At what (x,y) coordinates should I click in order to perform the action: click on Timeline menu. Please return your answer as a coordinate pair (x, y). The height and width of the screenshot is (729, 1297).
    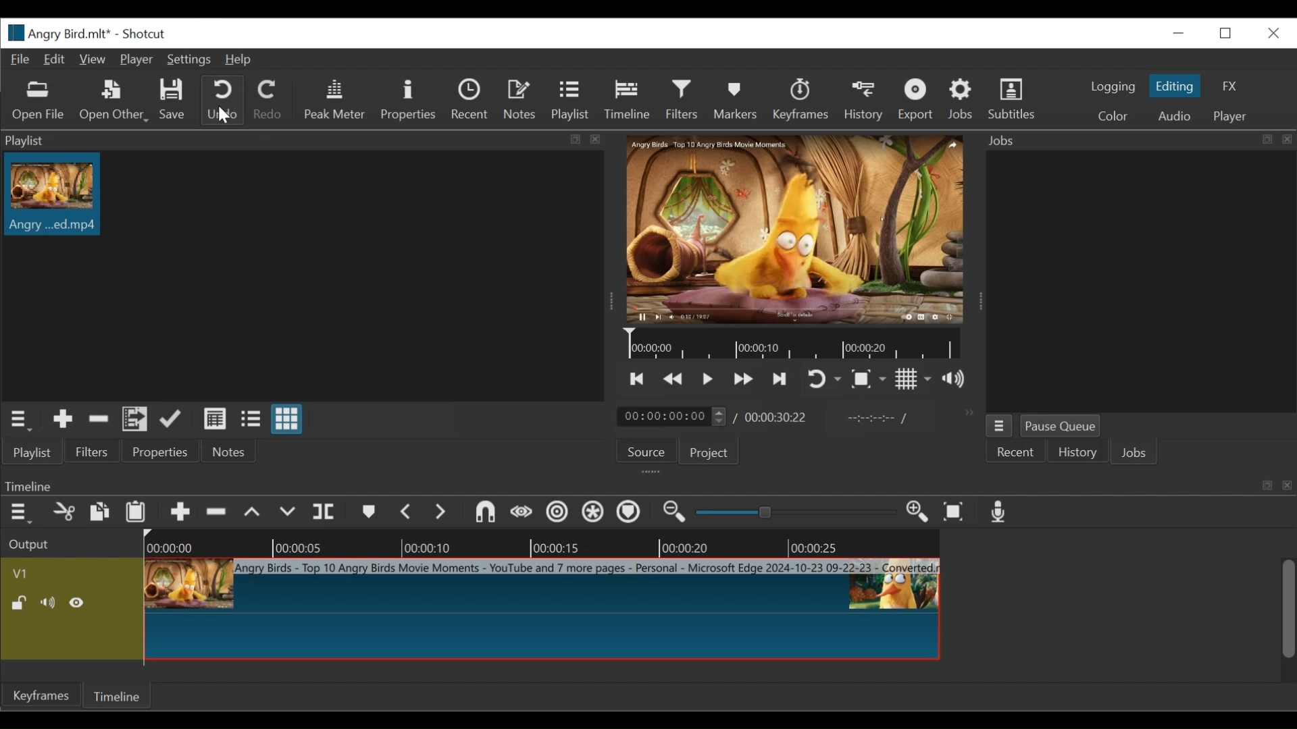
    Looking at the image, I should click on (19, 514).